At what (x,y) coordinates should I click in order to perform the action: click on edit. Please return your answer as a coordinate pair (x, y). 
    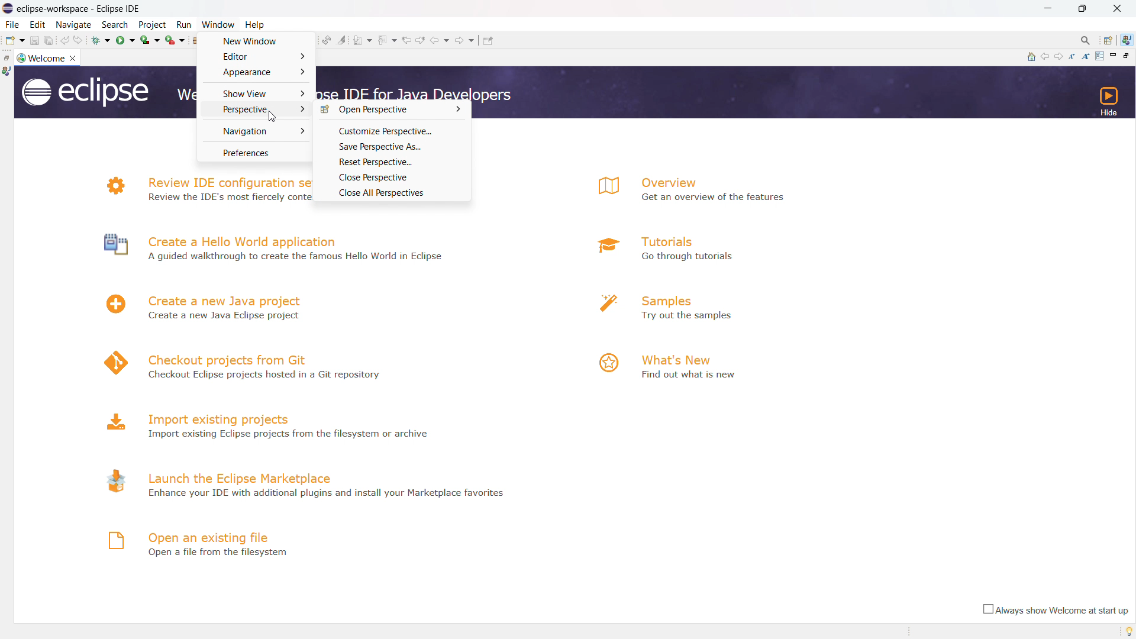
    Looking at the image, I should click on (37, 24).